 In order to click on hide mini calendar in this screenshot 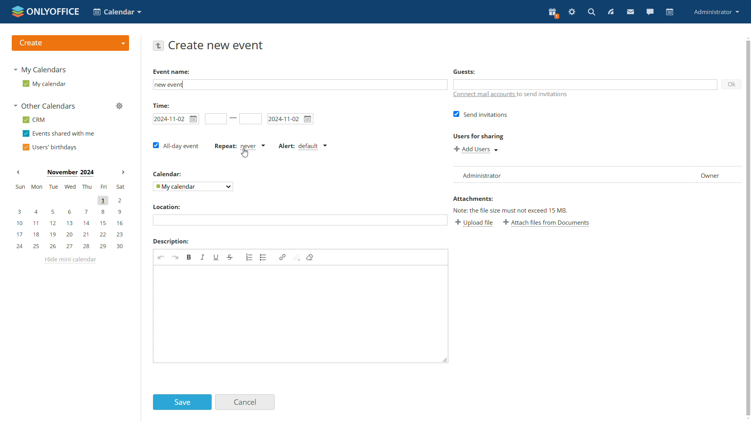, I will do `click(72, 260)`.